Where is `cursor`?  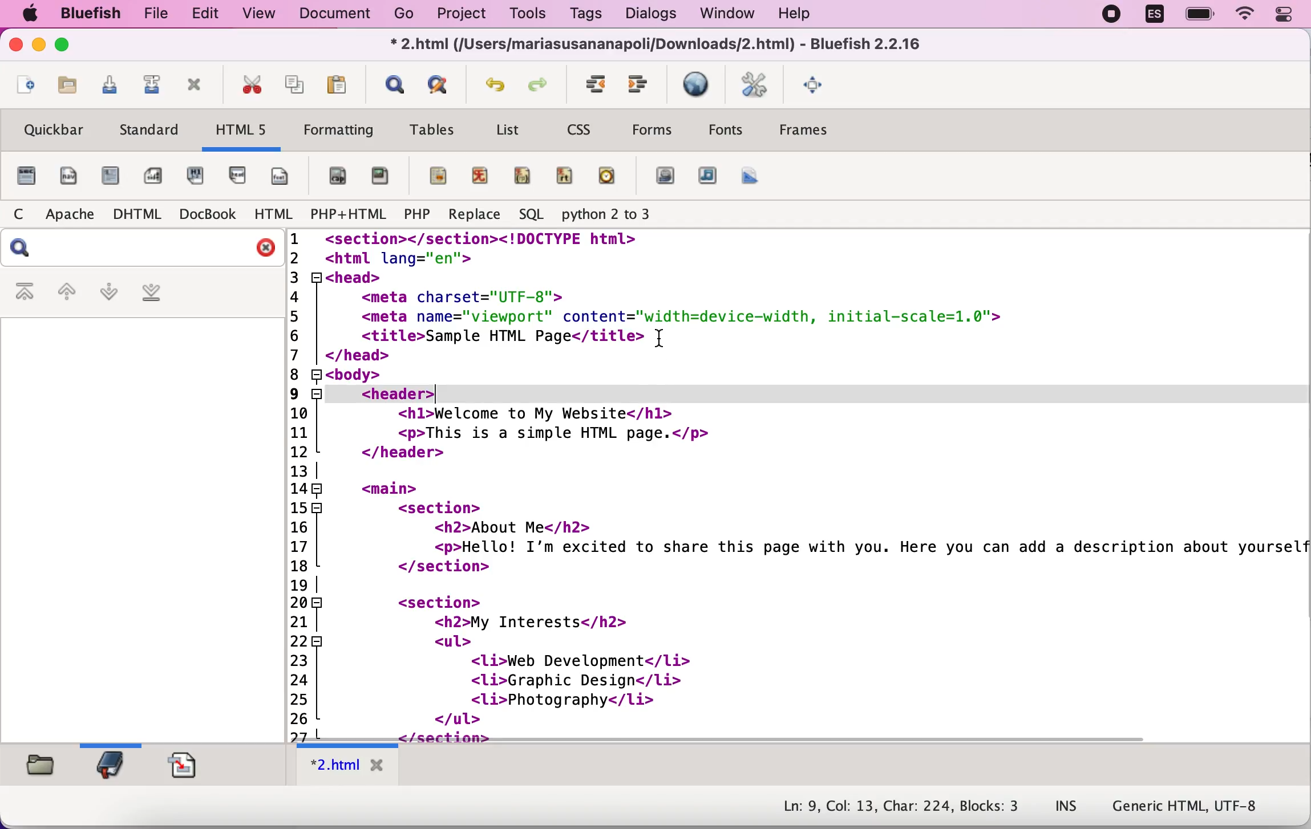 cursor is located at coordinates (666, 343).